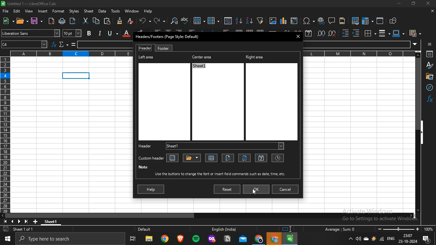  I want to click on sort ascending, so click(239, 20).